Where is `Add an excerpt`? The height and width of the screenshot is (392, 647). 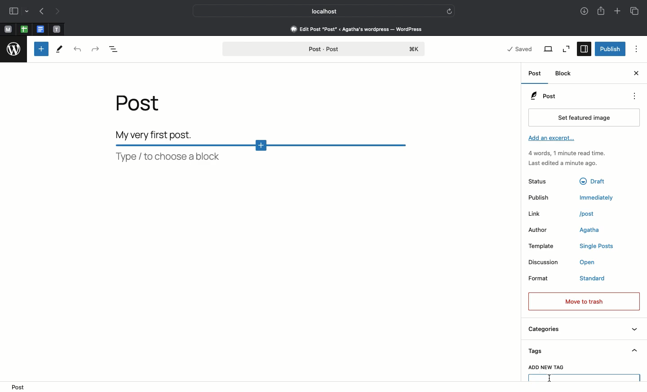
Add an excerpt is located at coordinates (556, 139).